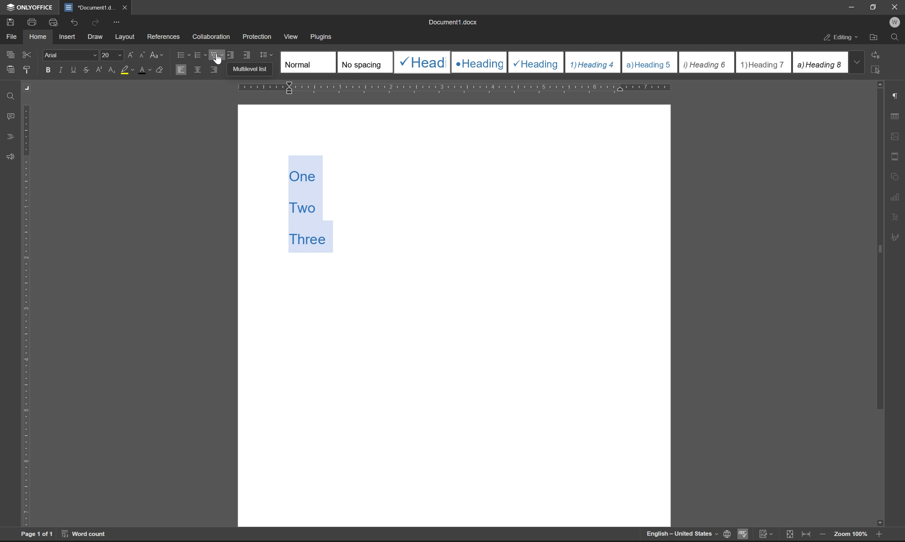 This screenshot has width=905, height=542. I want to click on shape settings, so click(895, 175).